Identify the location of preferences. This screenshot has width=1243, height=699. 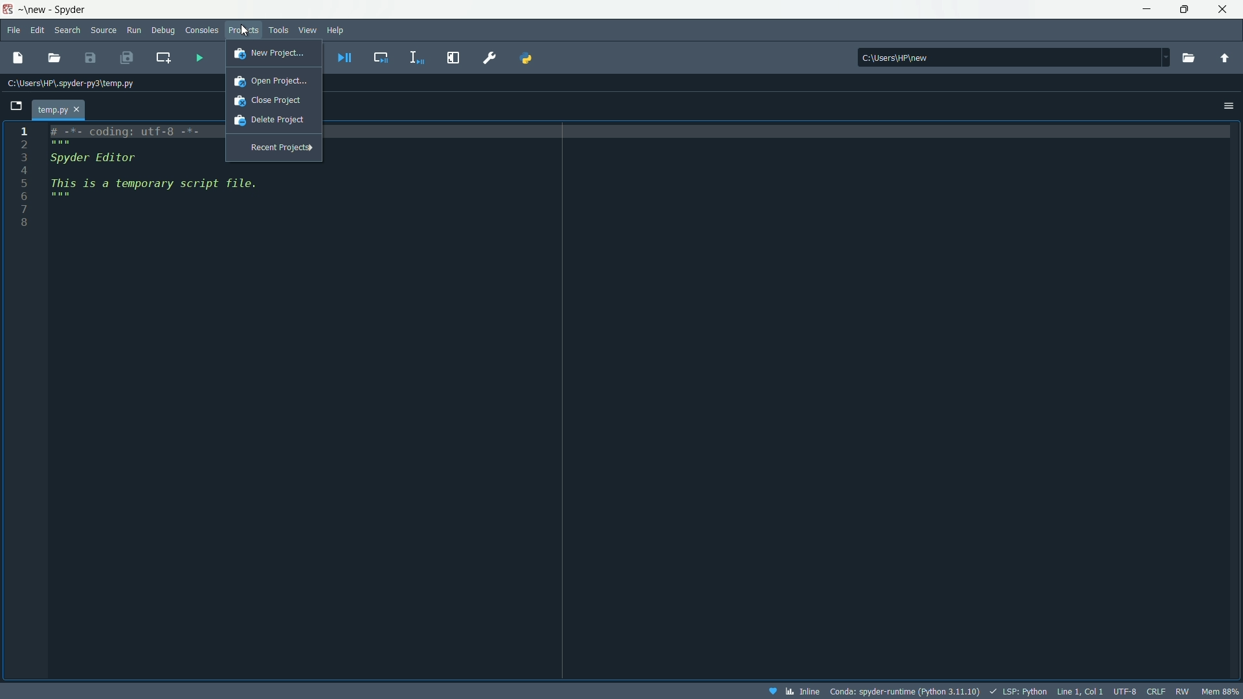
(492, 58).